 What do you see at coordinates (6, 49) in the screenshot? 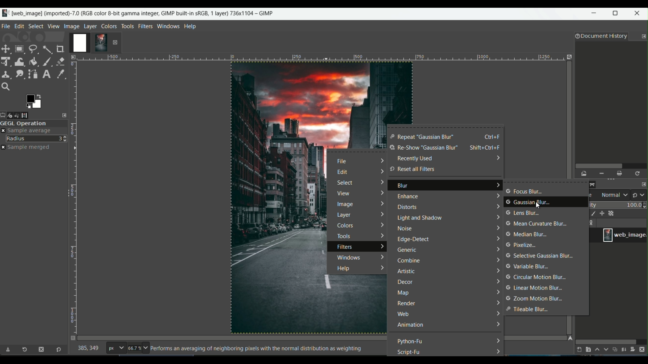
I see `move tool` at bounding box center [6, 49].